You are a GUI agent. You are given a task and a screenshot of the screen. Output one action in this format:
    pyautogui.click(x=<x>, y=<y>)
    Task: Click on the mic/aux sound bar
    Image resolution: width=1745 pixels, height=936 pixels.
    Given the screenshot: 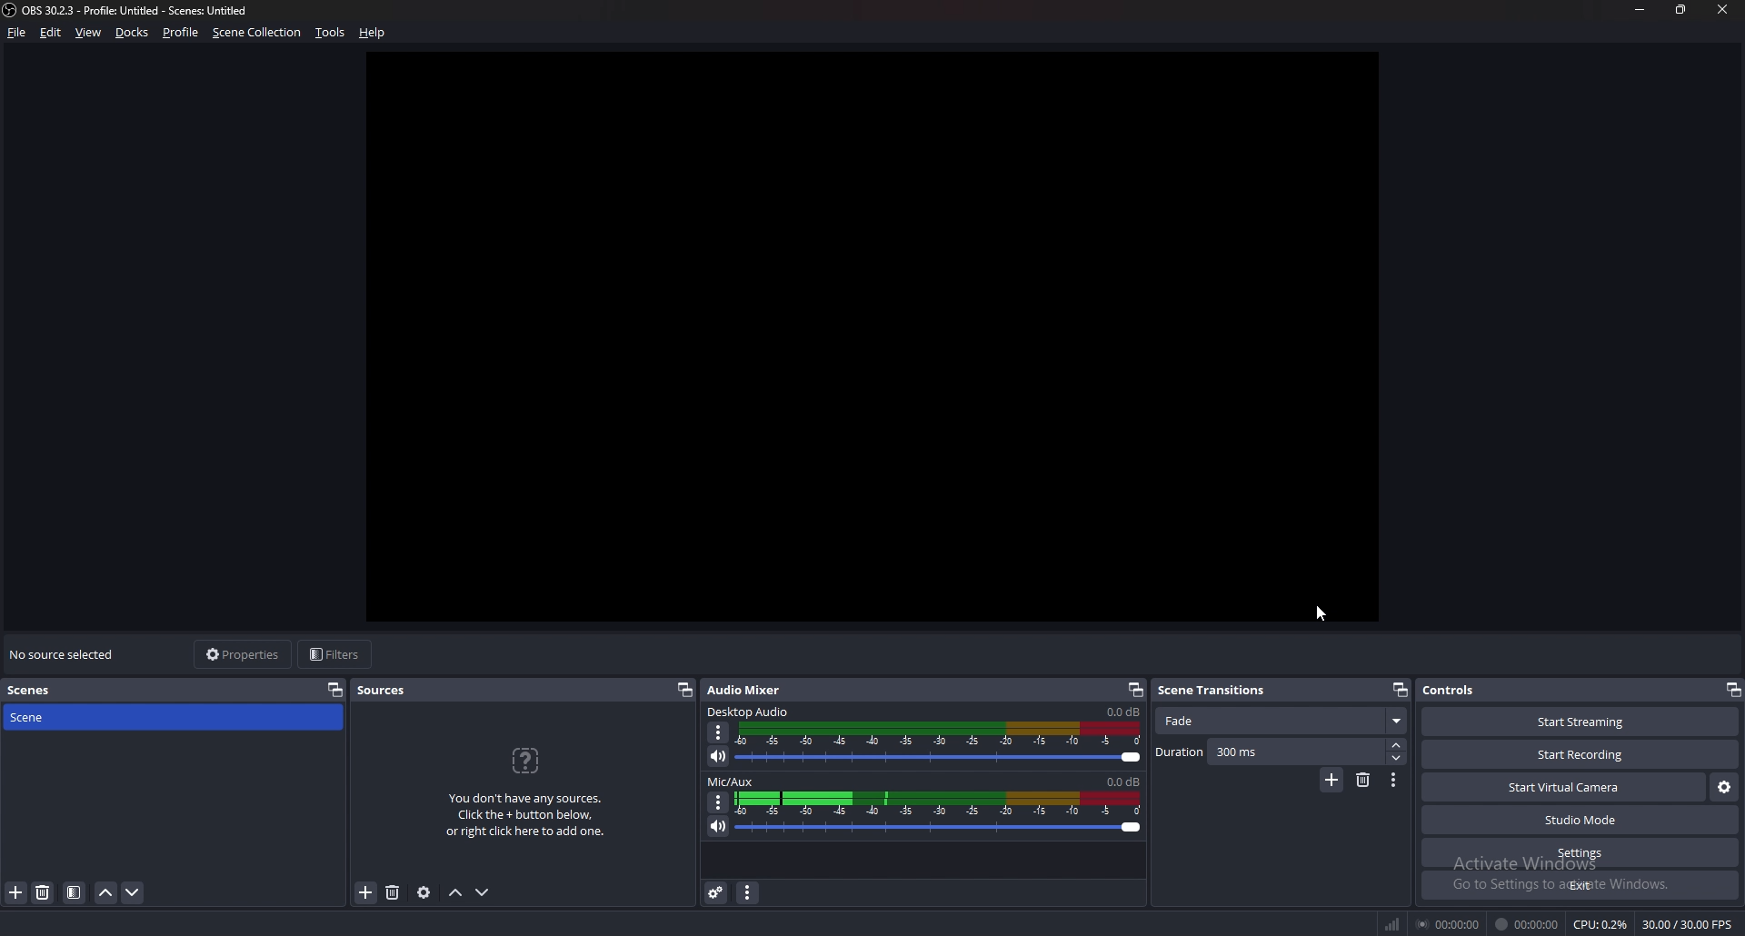 What is the action you would take?
    pyautogui.click(x=939, y=812)
    